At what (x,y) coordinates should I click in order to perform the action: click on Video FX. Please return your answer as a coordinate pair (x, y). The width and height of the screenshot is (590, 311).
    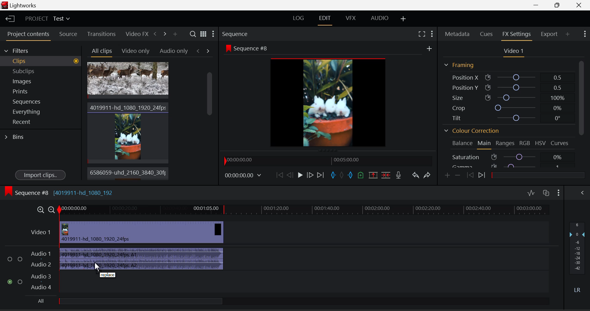
    Looking at the image, I should click on (136, 33).